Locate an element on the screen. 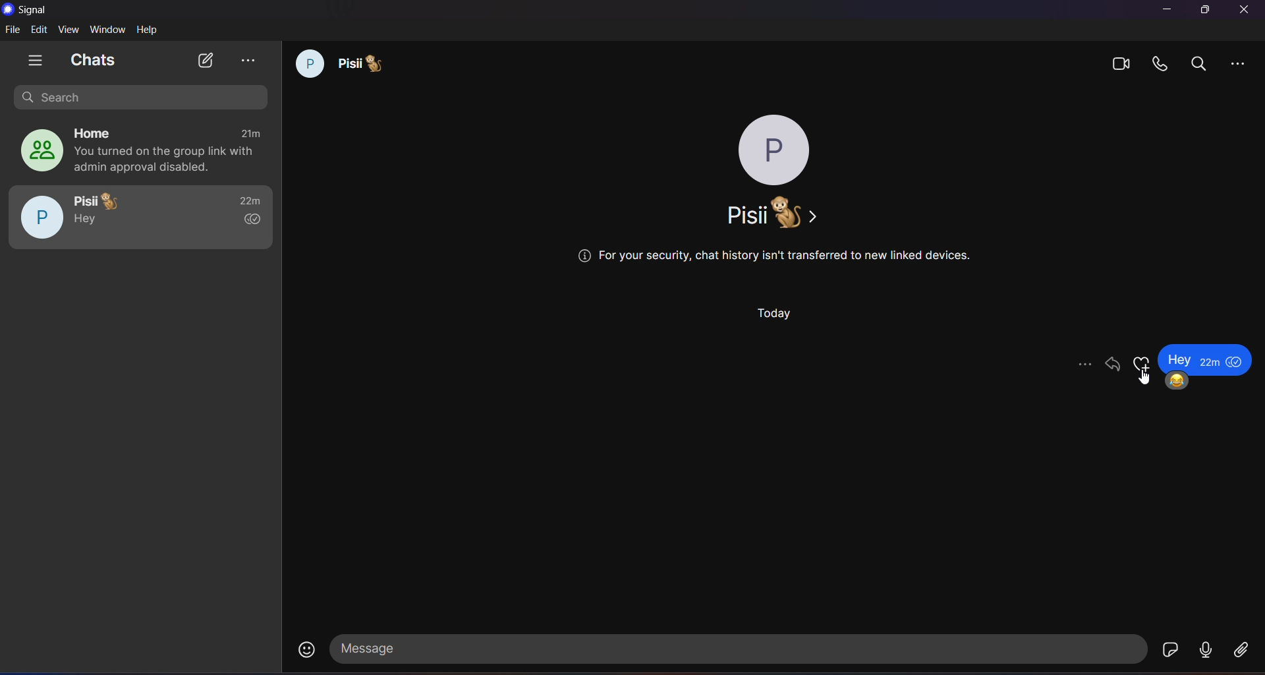  emojis is located at coordinates (1142, 364).